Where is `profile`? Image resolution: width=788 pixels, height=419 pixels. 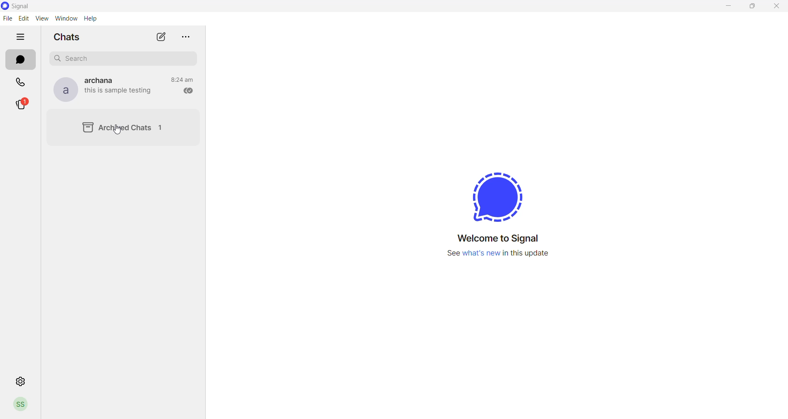 profile is located at coordinates (23, 403).